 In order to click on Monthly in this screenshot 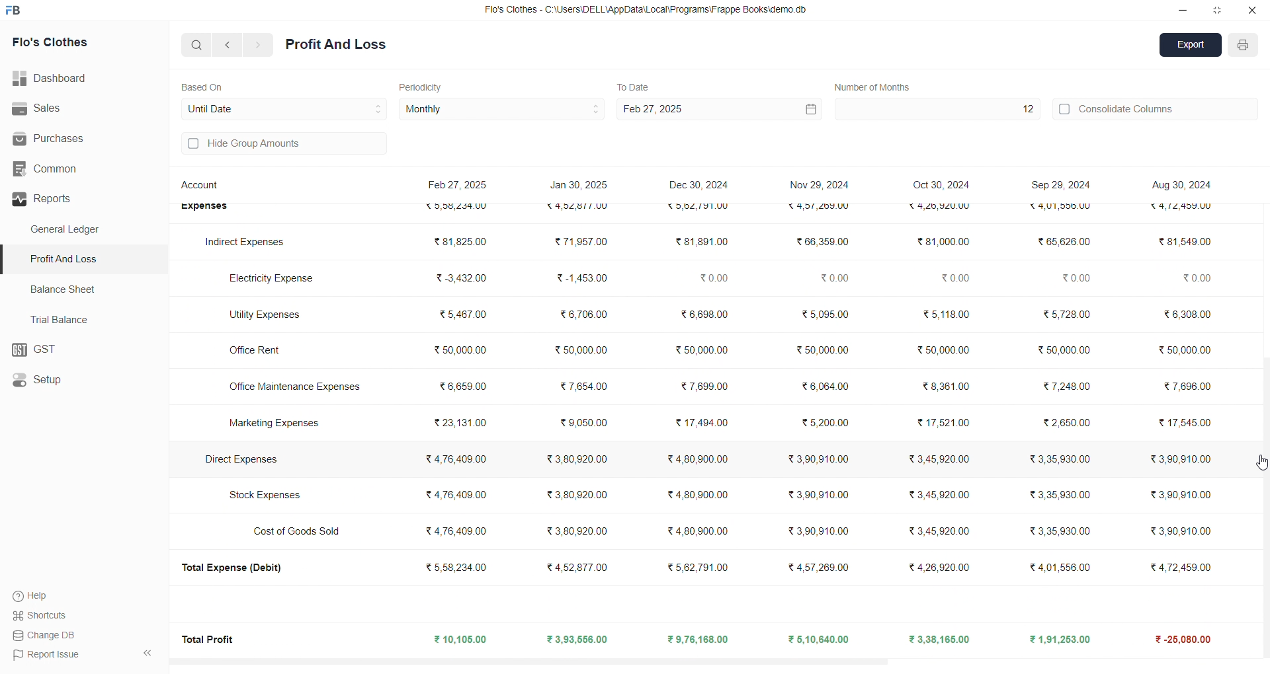, I will do `click(503, 110)`.